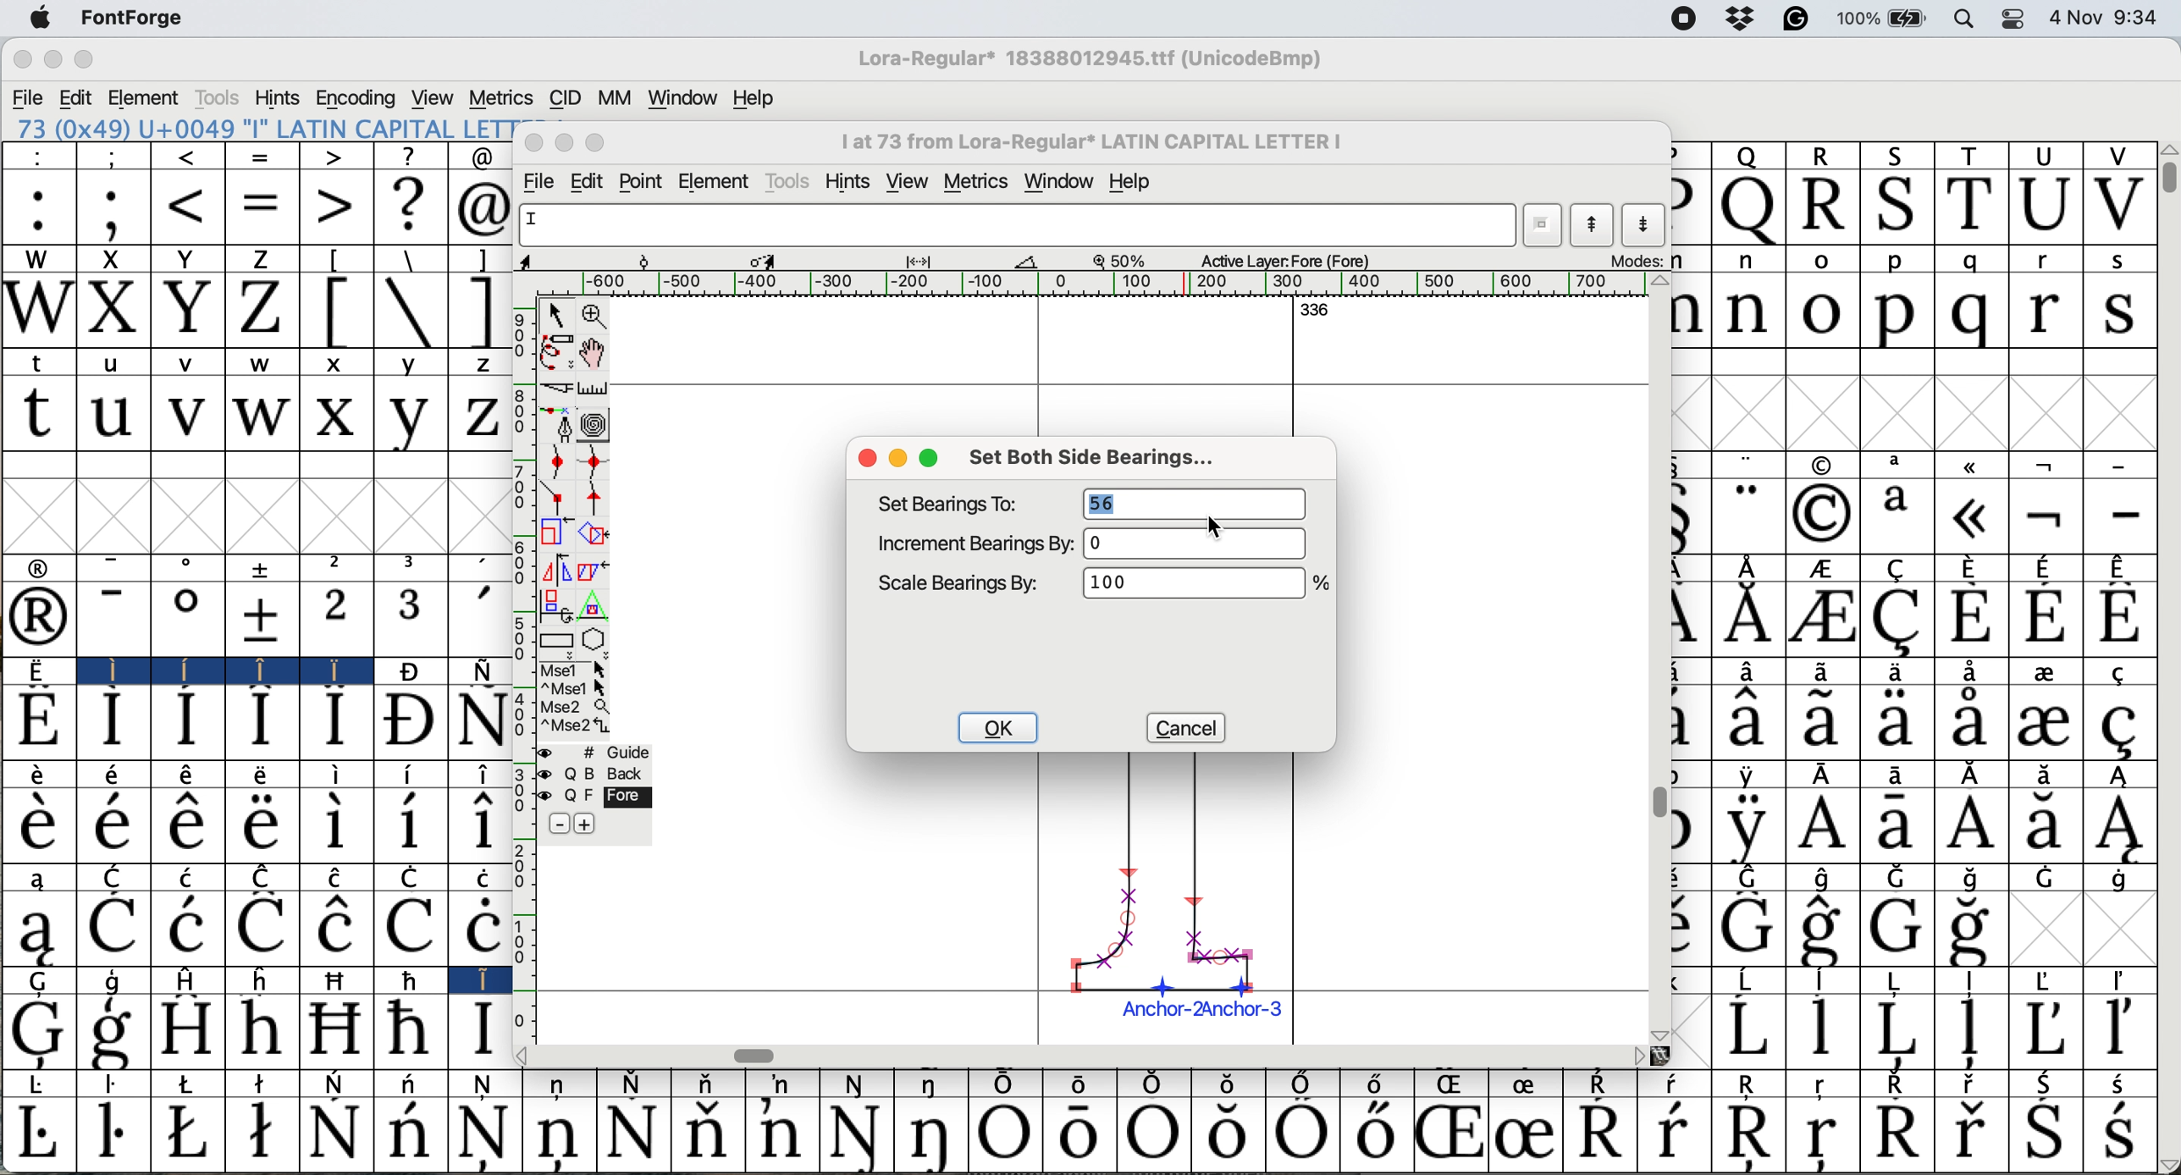 The image size is (2181, 1175). I want to click on , so click(1899, 569).